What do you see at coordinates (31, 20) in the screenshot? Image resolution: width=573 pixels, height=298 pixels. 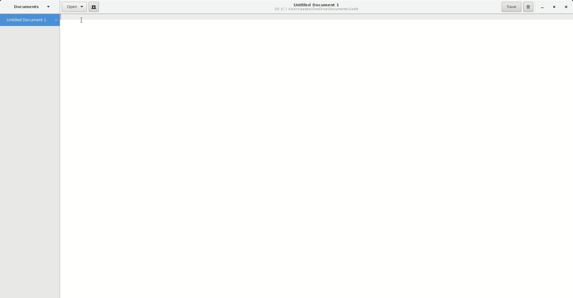 I see `Untitled Document 1` at bounding box center [31, 20].